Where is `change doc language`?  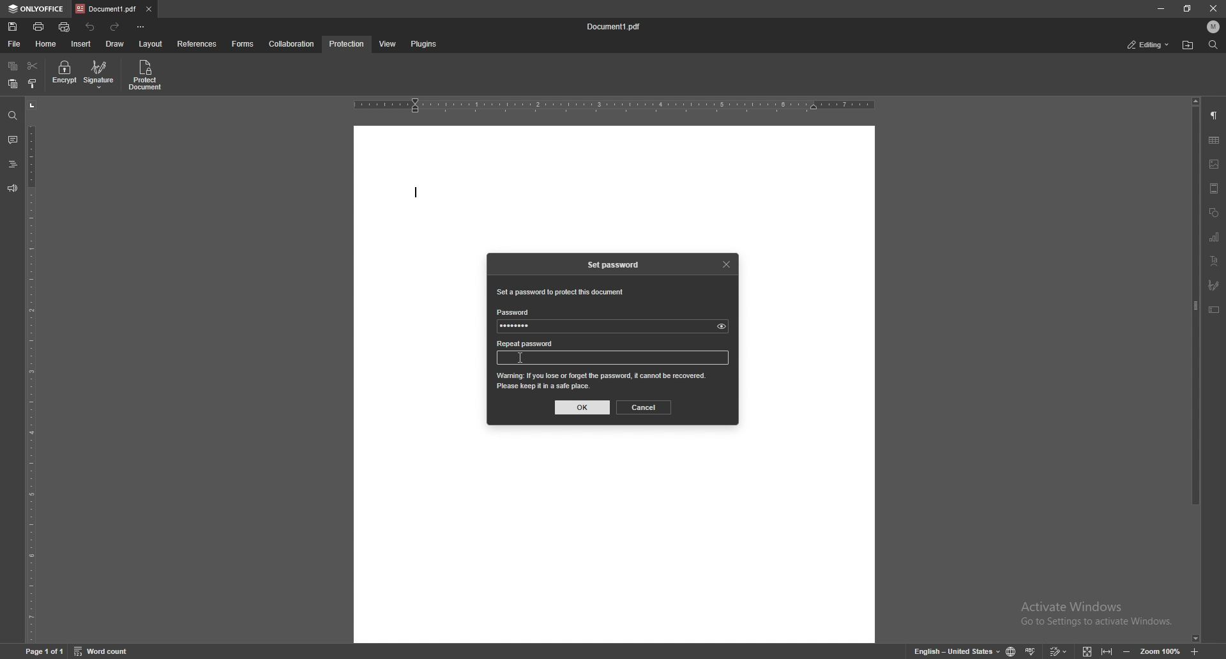
change doc language is located at coordinates (1011, 651).